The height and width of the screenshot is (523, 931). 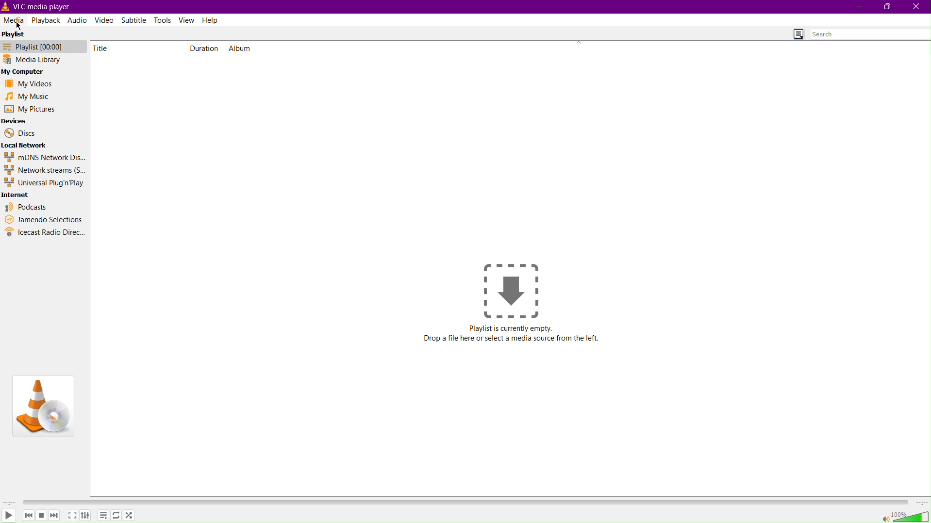 What do you see at coordinates (47, 20) in the screenshot?
I see `Playback` at bounding box center [47, 20].